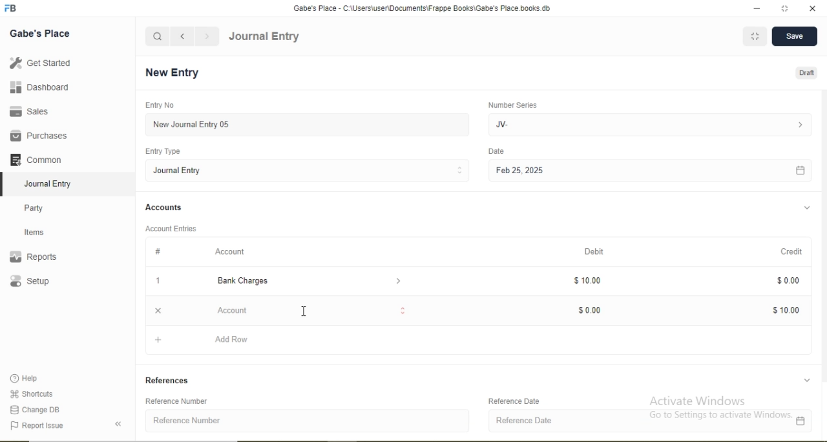 The image size is (827, 442). Describe the element at coordinates (170, 227) in the screenshot. I see `Account Entries` at that location.